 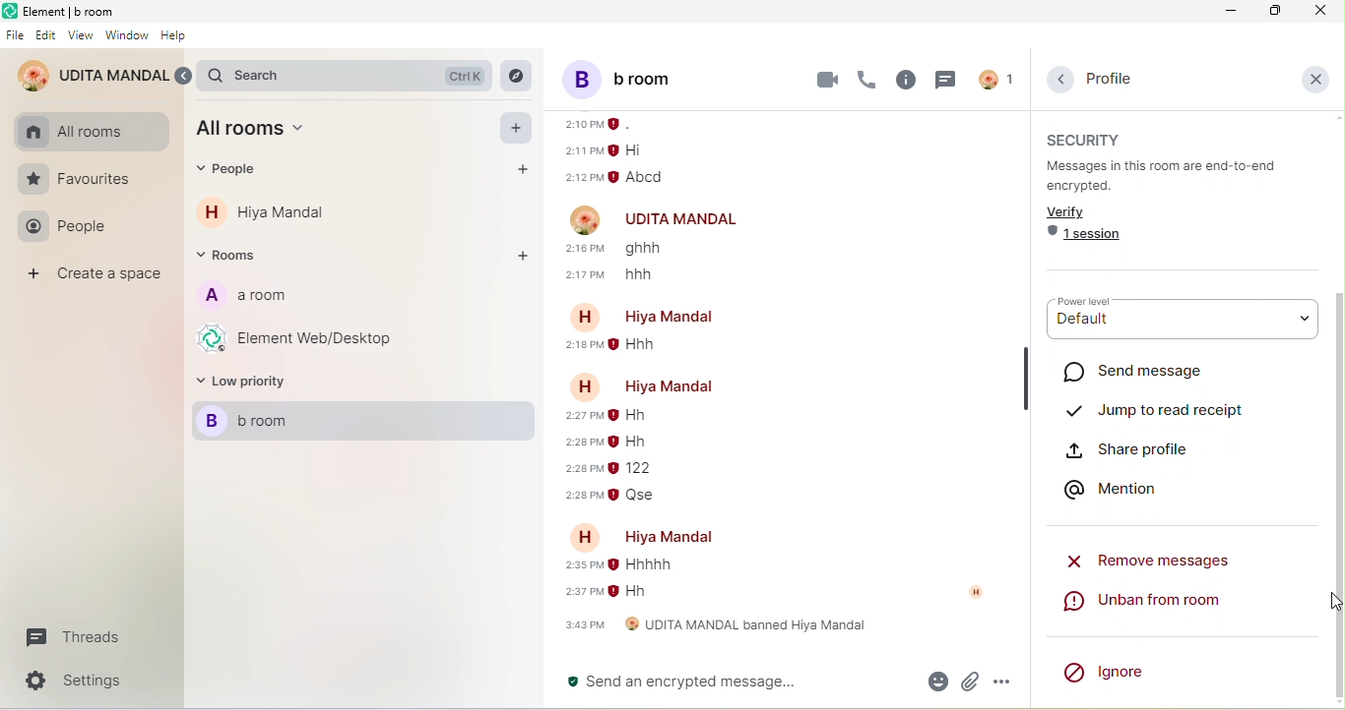 What do you see at coordinates (1151, 448) in the screenshot?
I see `share profile` at bounding box center [1151, 448].